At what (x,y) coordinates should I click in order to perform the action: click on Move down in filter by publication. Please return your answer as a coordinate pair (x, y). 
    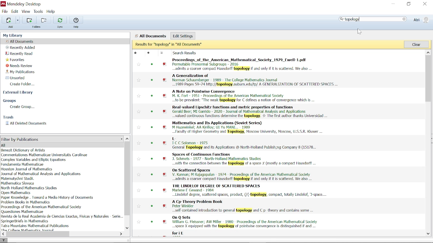
    Looking at the image, I should click on (127, 228).